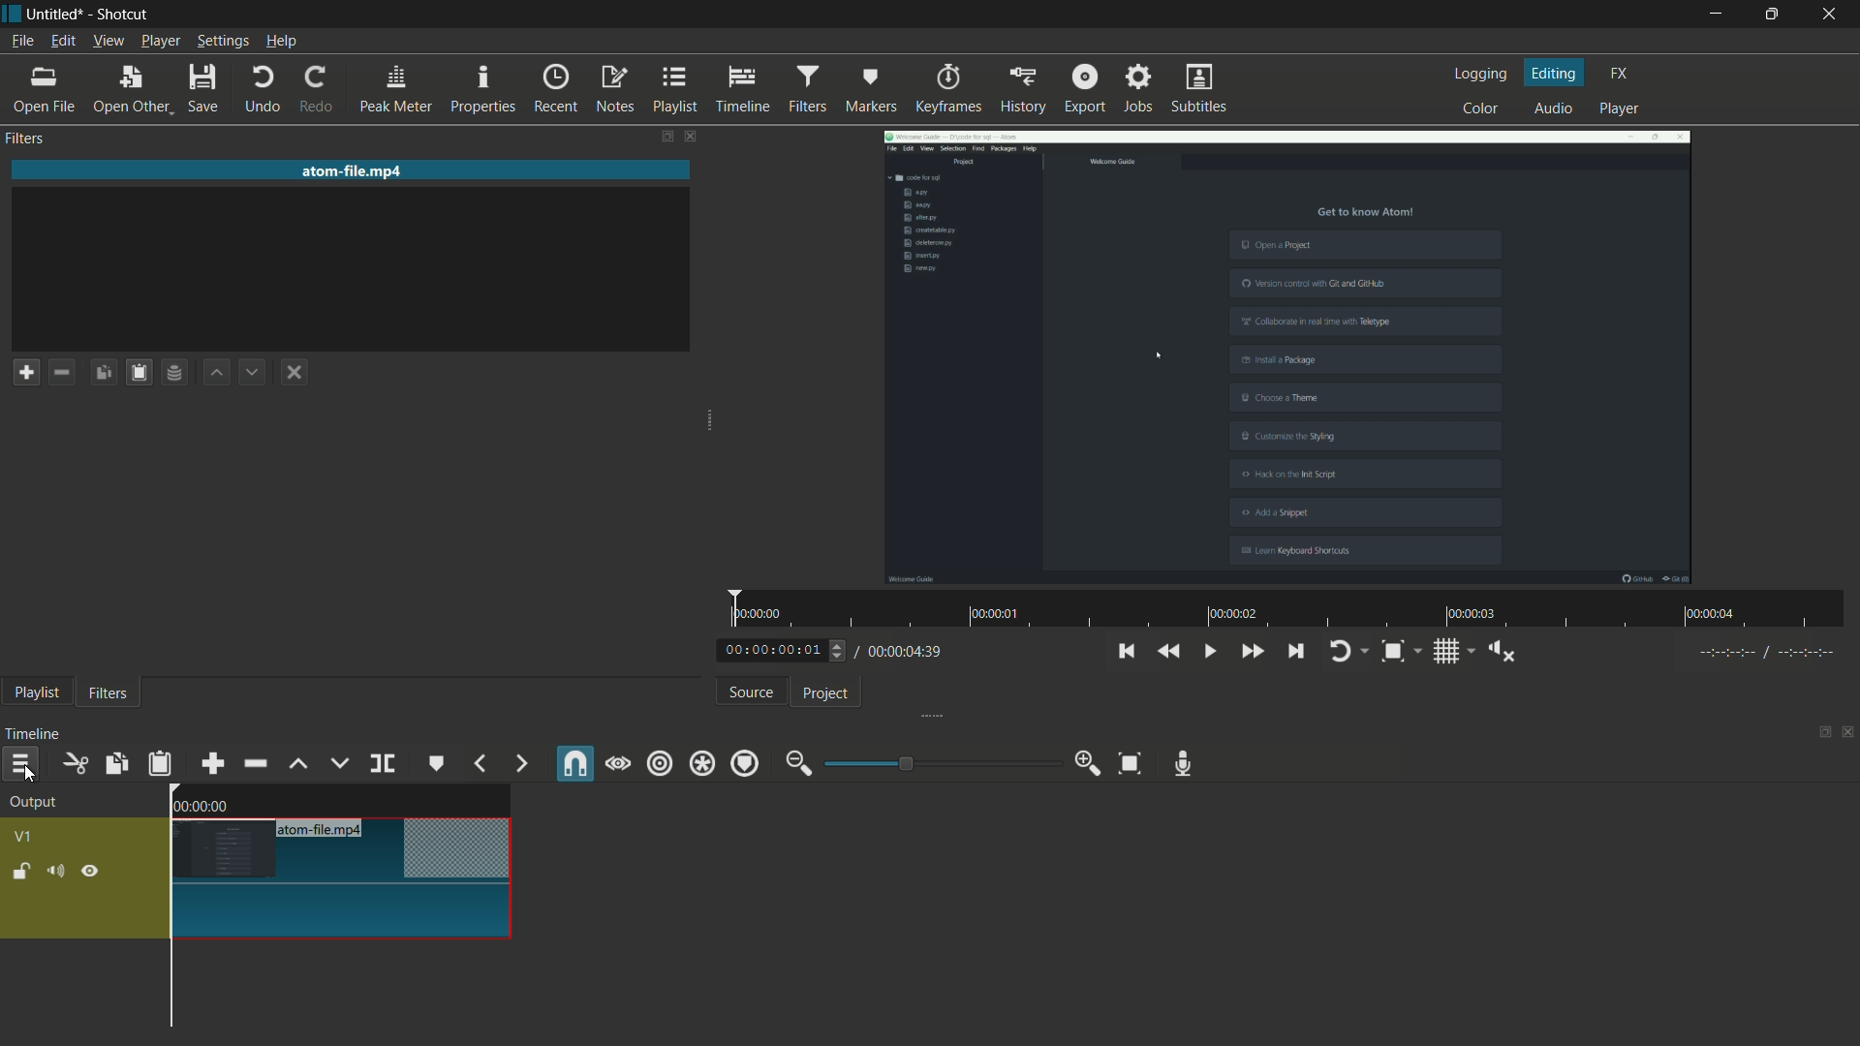 This screenshot has width=1860, height=1046. Describe the element at coordinates (385, 763) in the screenshot. I see `split at playhead` at that location.